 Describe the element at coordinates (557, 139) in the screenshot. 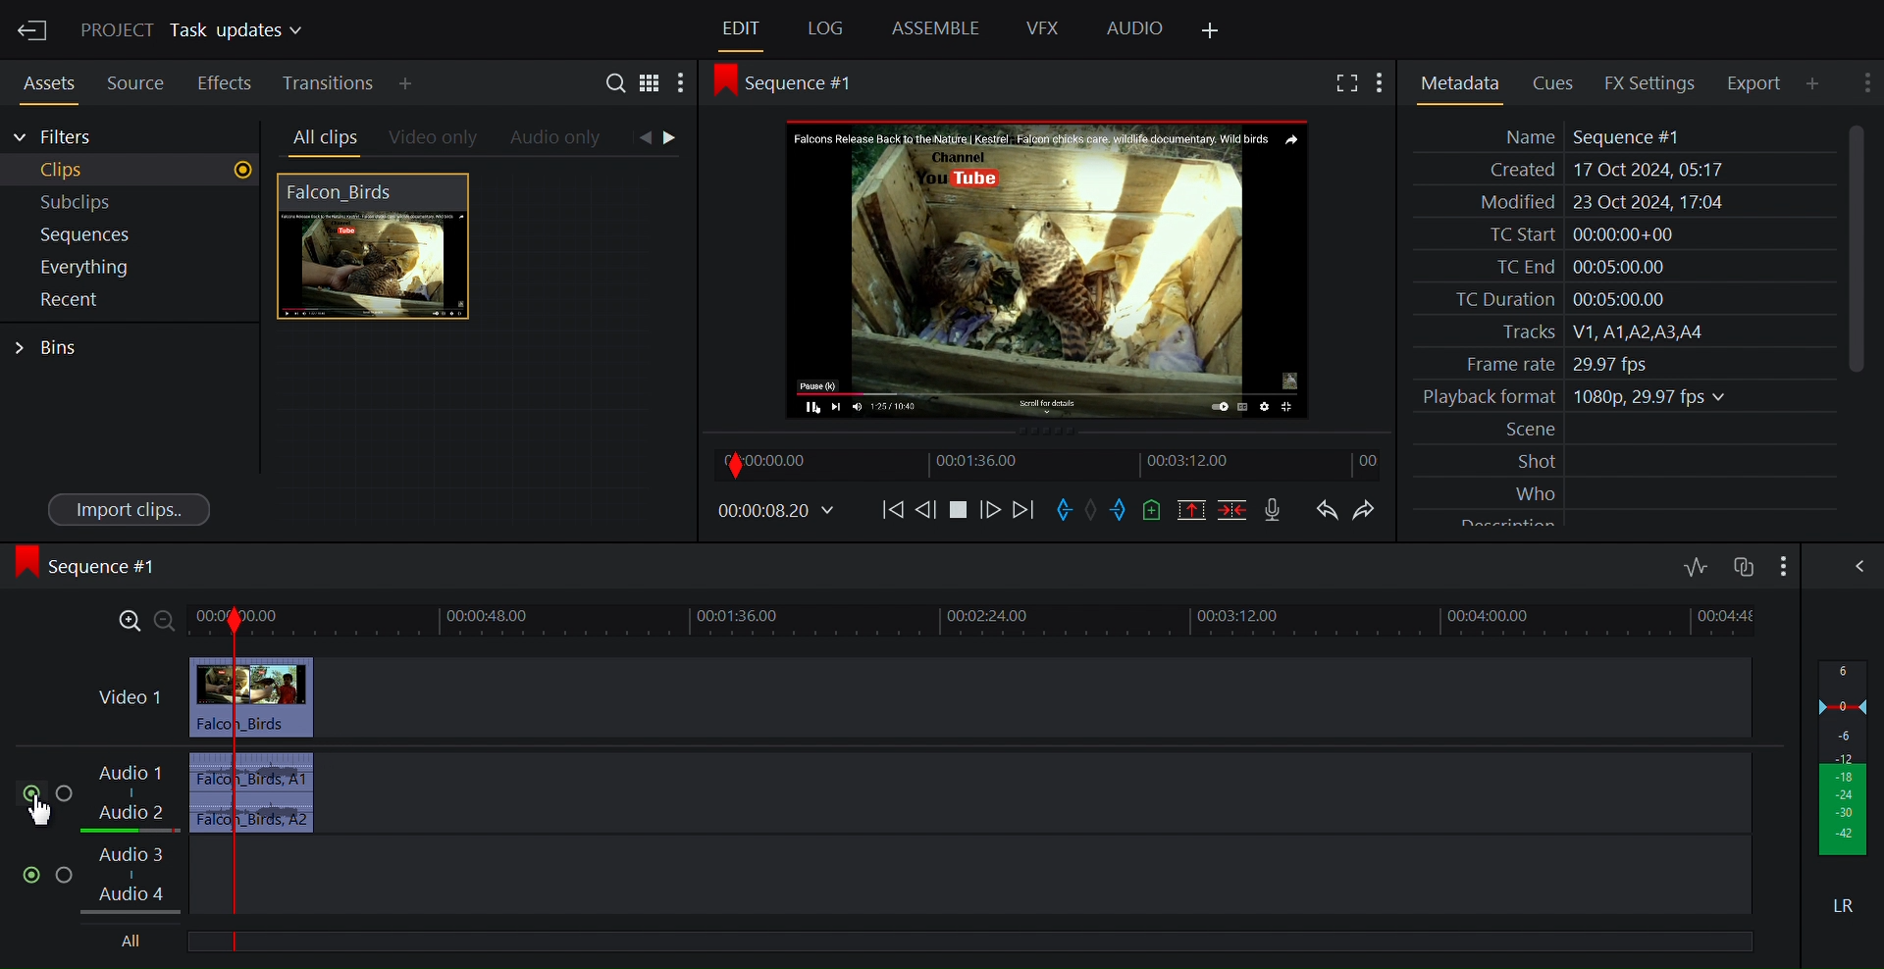

I see `Audio only` at that location.